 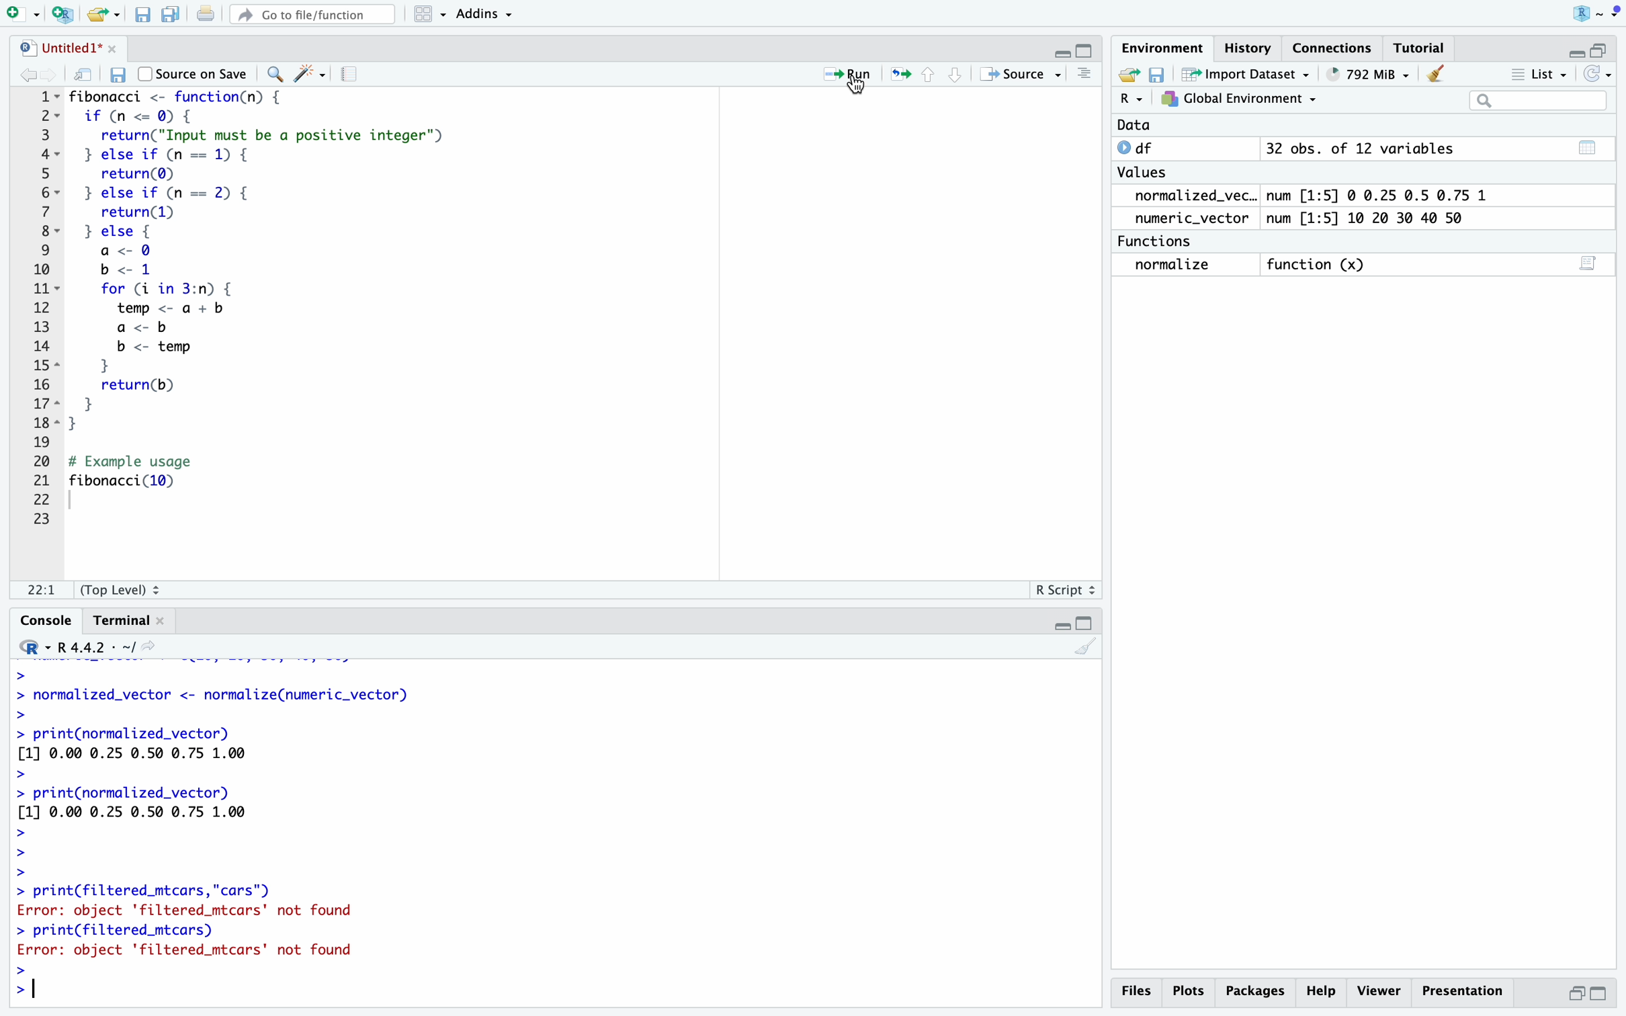 I want to click on console, so click(x=36, y=621).